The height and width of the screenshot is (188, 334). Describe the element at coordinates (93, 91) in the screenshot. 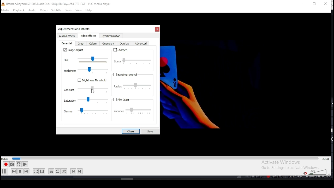

I see `` at that location.